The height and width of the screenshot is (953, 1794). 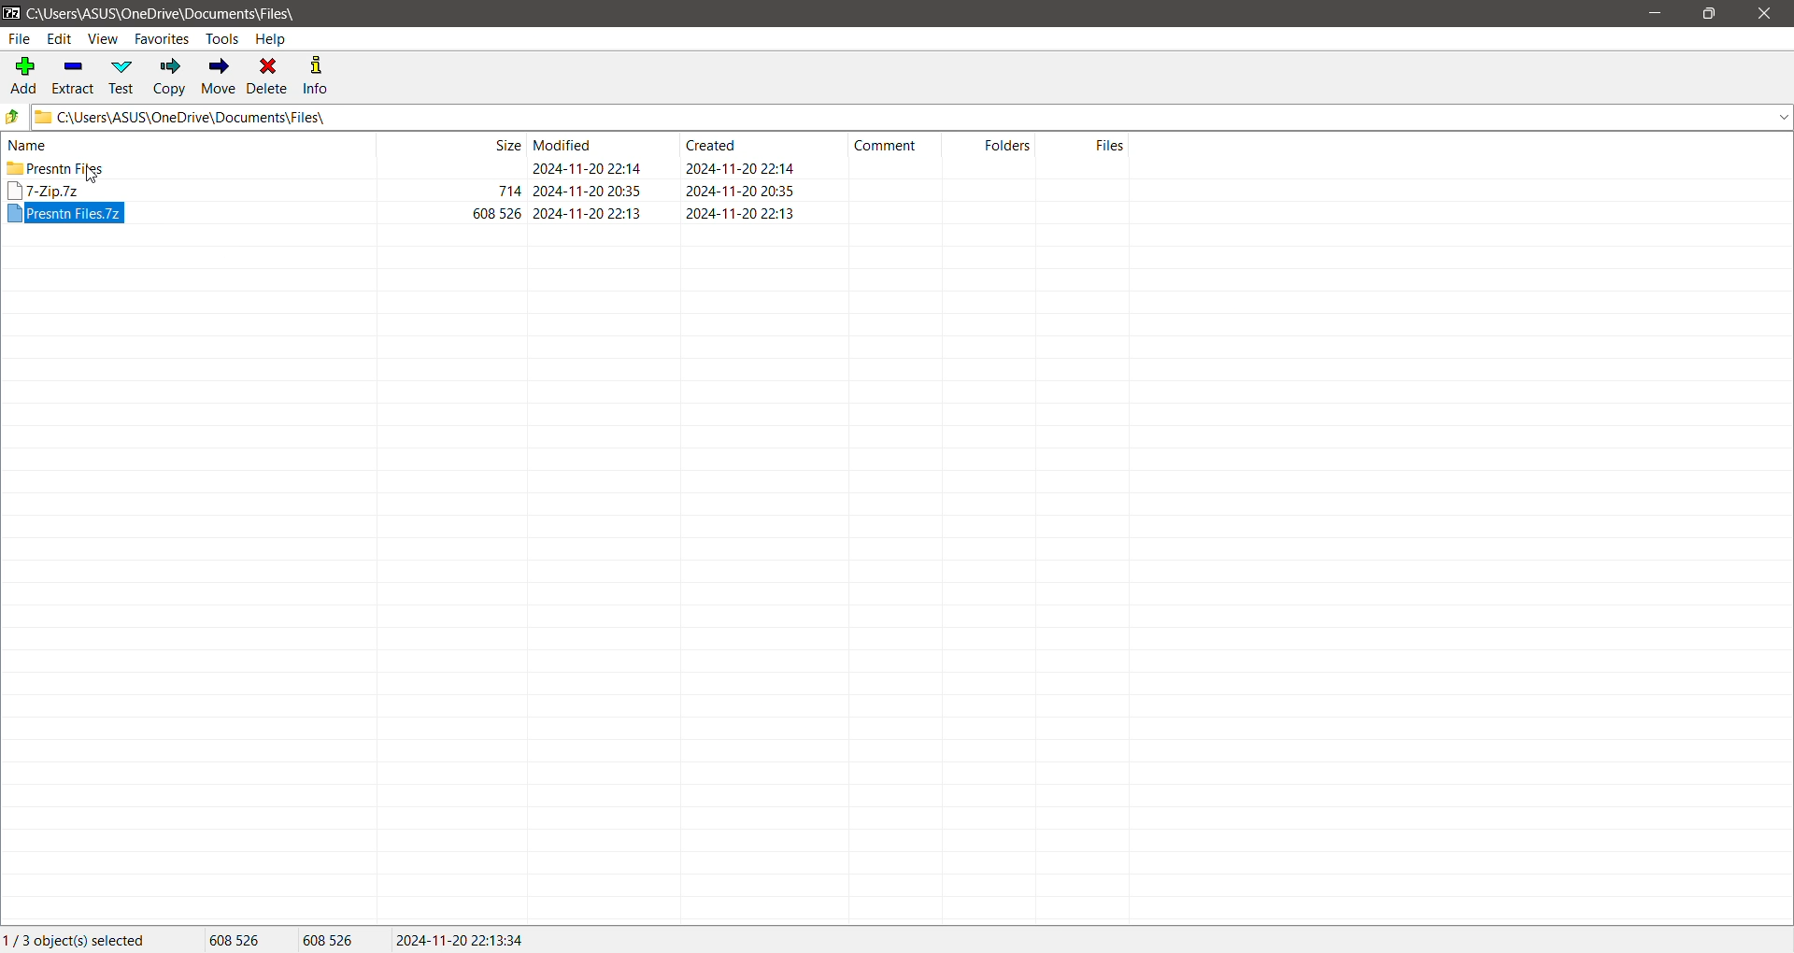 I want to click on Restore Down, so click(x=1708, y=14).